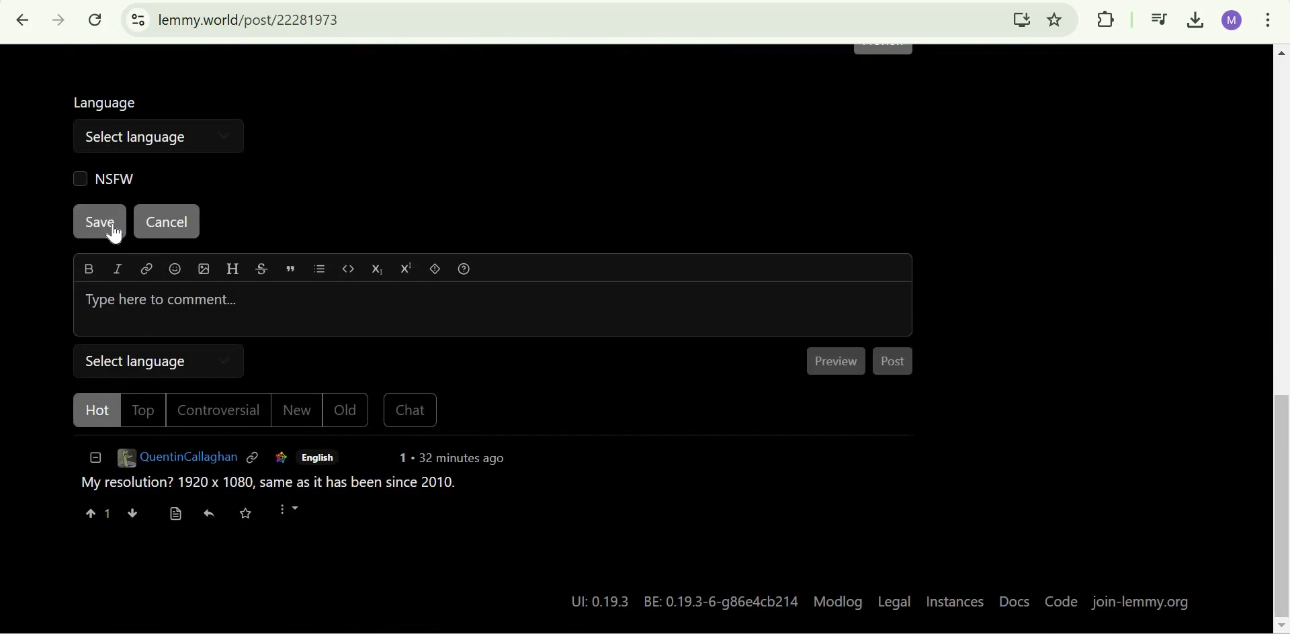  What do you see at coordinates (121, 235) in the screenshot?
I see `cursor` at bounding box center [121, 235].